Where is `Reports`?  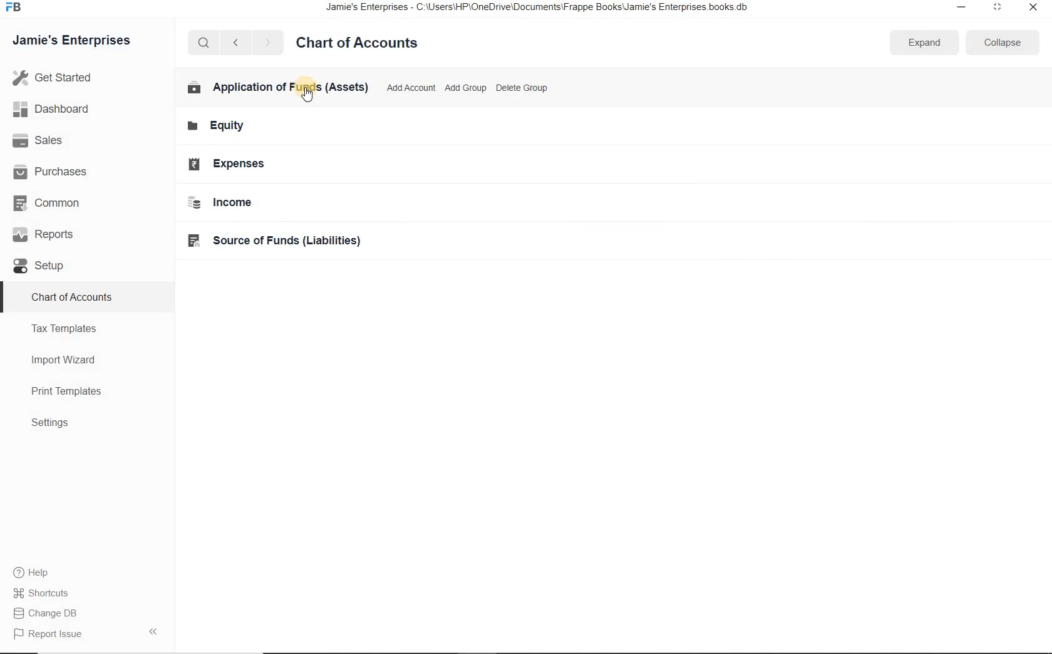
Reports is located at coordinates (56, 236).